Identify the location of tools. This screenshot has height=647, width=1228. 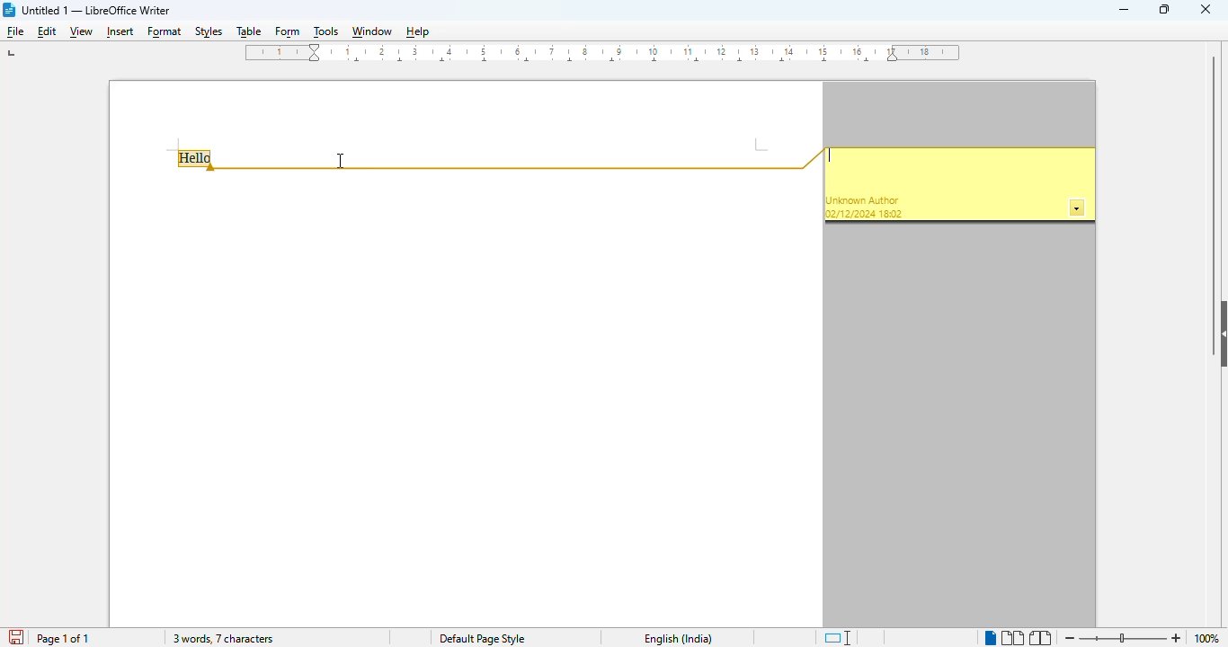
(326, 31).